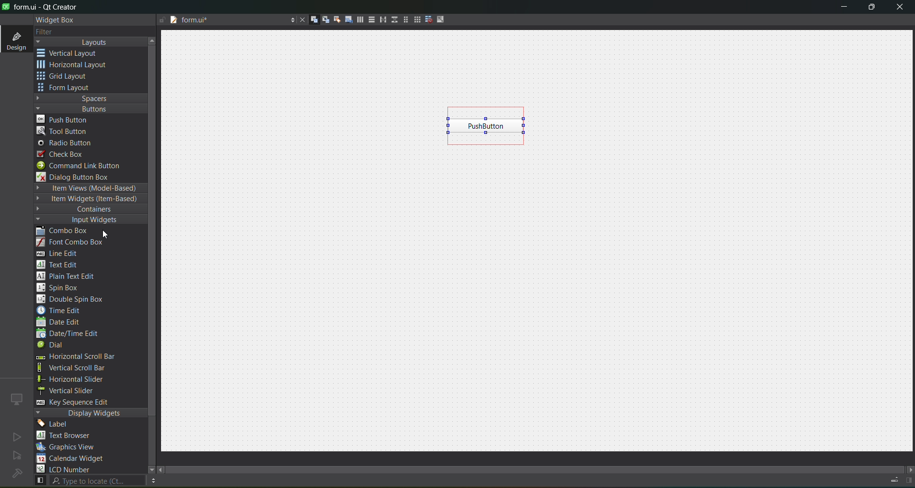 Image resolution: width=915 pixels, height=488 pixels. What do you see at coordinates (86, 210) in the screenshot?
I see `containers` at bounding box center [86, 210].